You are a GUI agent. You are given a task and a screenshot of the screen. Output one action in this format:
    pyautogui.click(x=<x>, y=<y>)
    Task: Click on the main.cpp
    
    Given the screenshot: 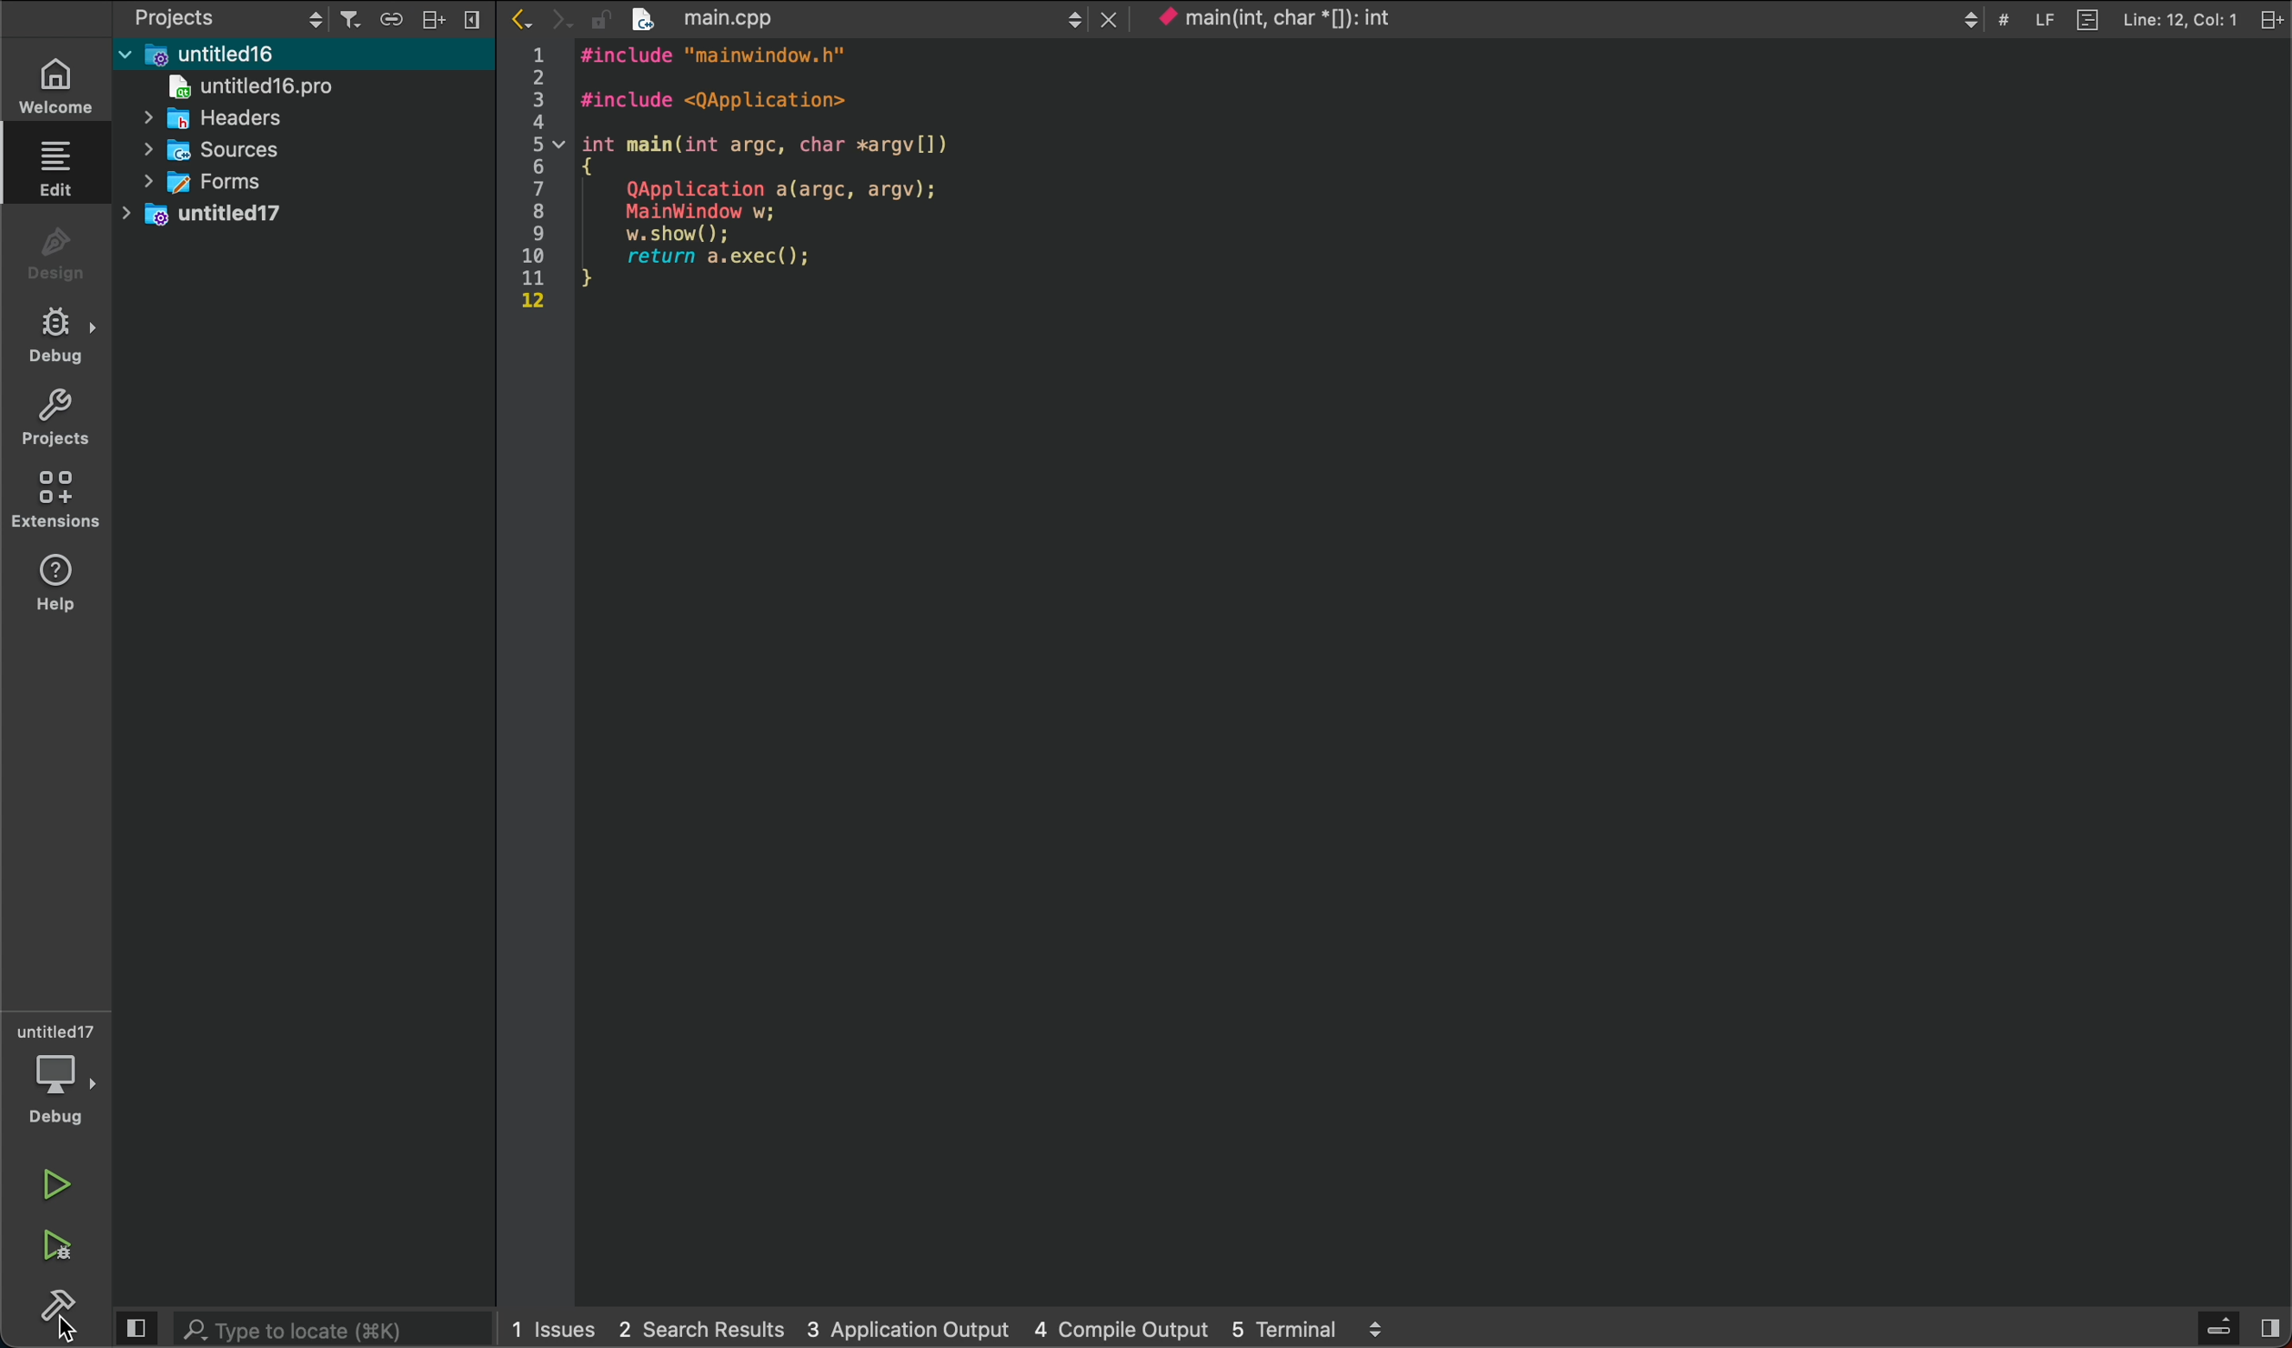 What is the action you would take?
    pyautogui.click(x=836, y=18)
    